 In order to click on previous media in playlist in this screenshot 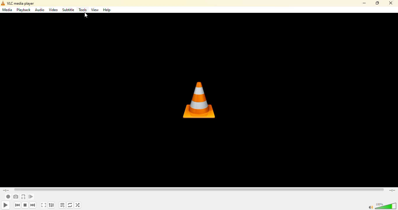, I will do `click(17, 205)`.